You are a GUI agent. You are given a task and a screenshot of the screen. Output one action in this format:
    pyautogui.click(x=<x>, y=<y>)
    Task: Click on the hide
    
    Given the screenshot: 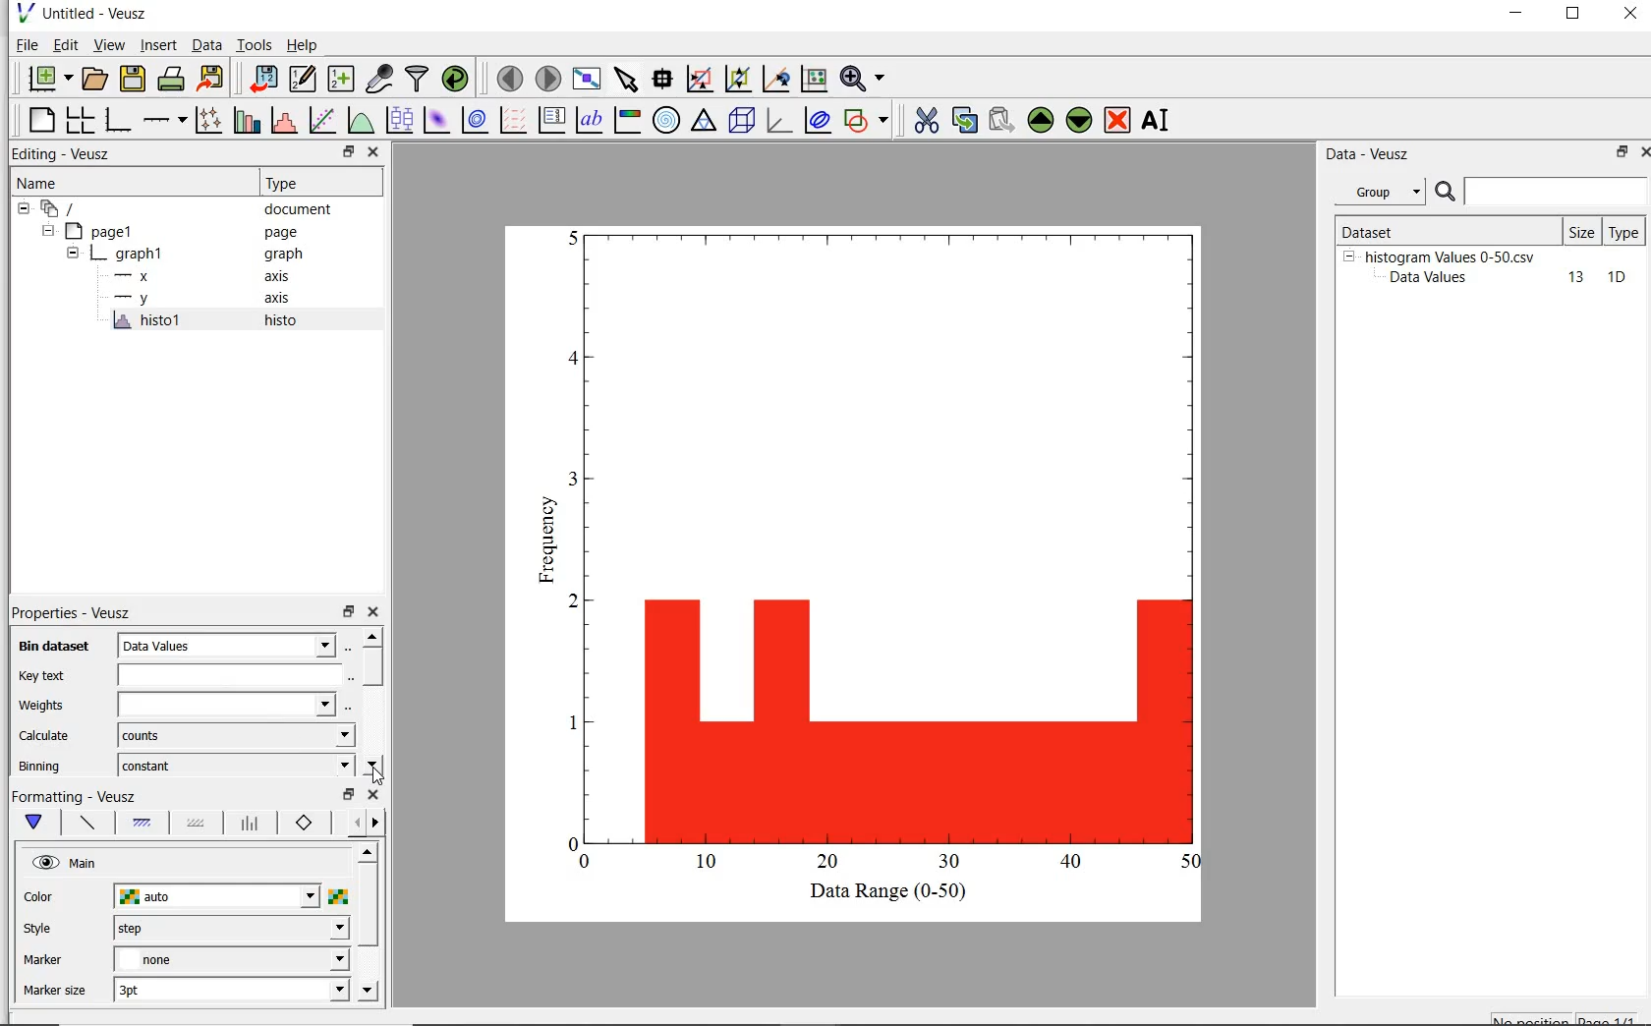 What is the action you would take?
    pyautogui.click(x=1348, y=256)
    